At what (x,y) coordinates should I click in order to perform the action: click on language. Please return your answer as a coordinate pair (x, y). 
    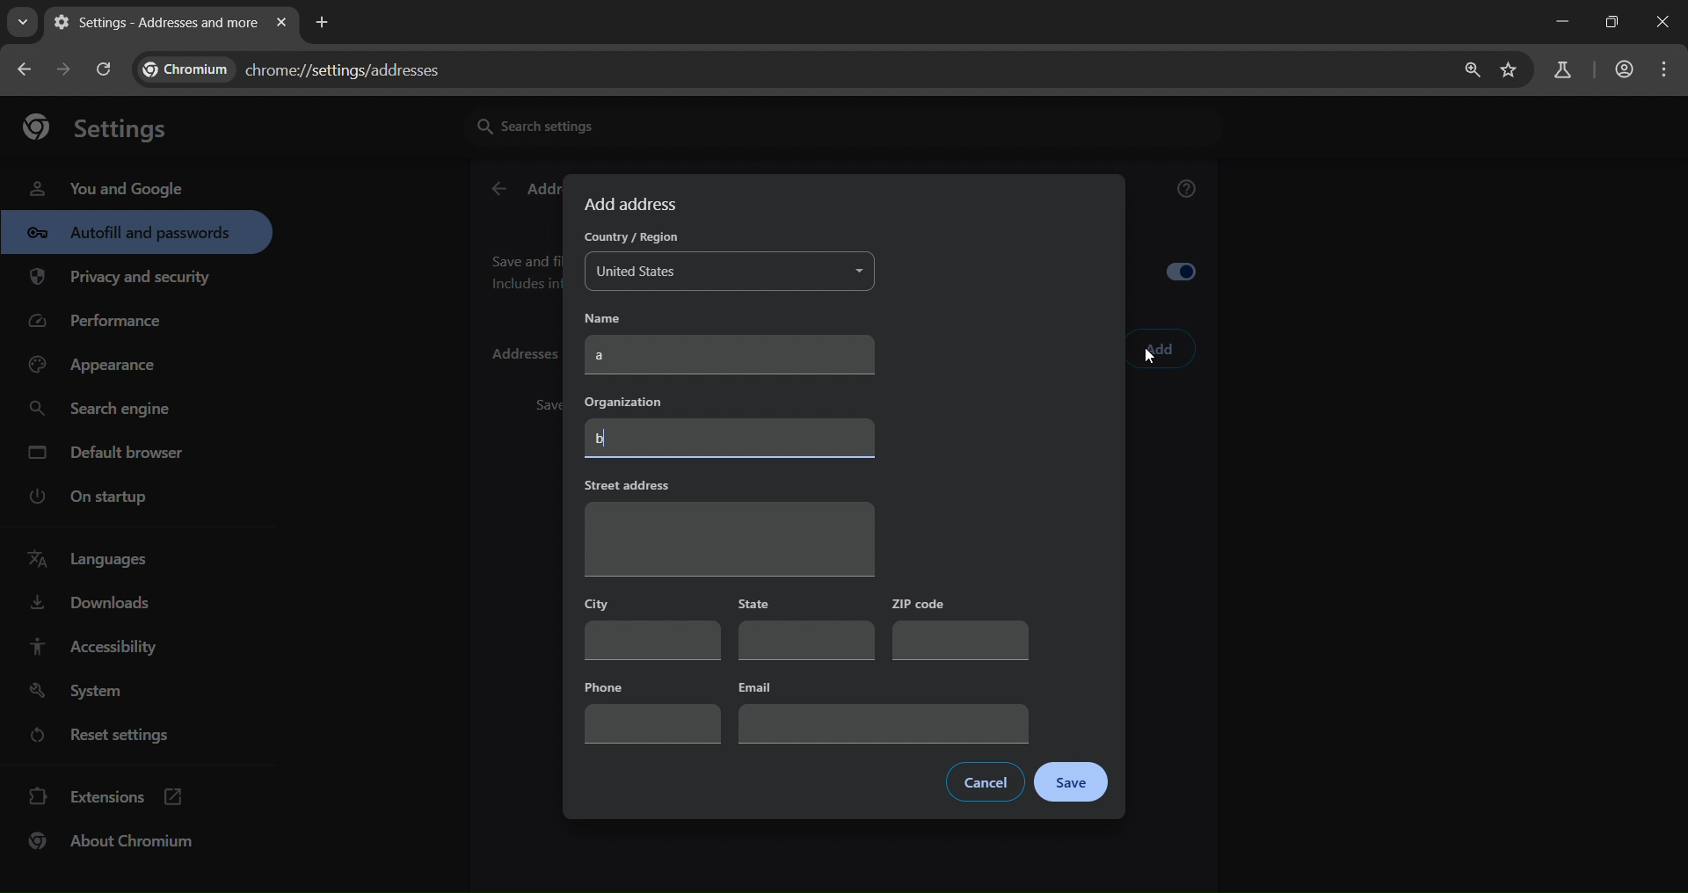
    Looking at the image, I should click on (93, 560).